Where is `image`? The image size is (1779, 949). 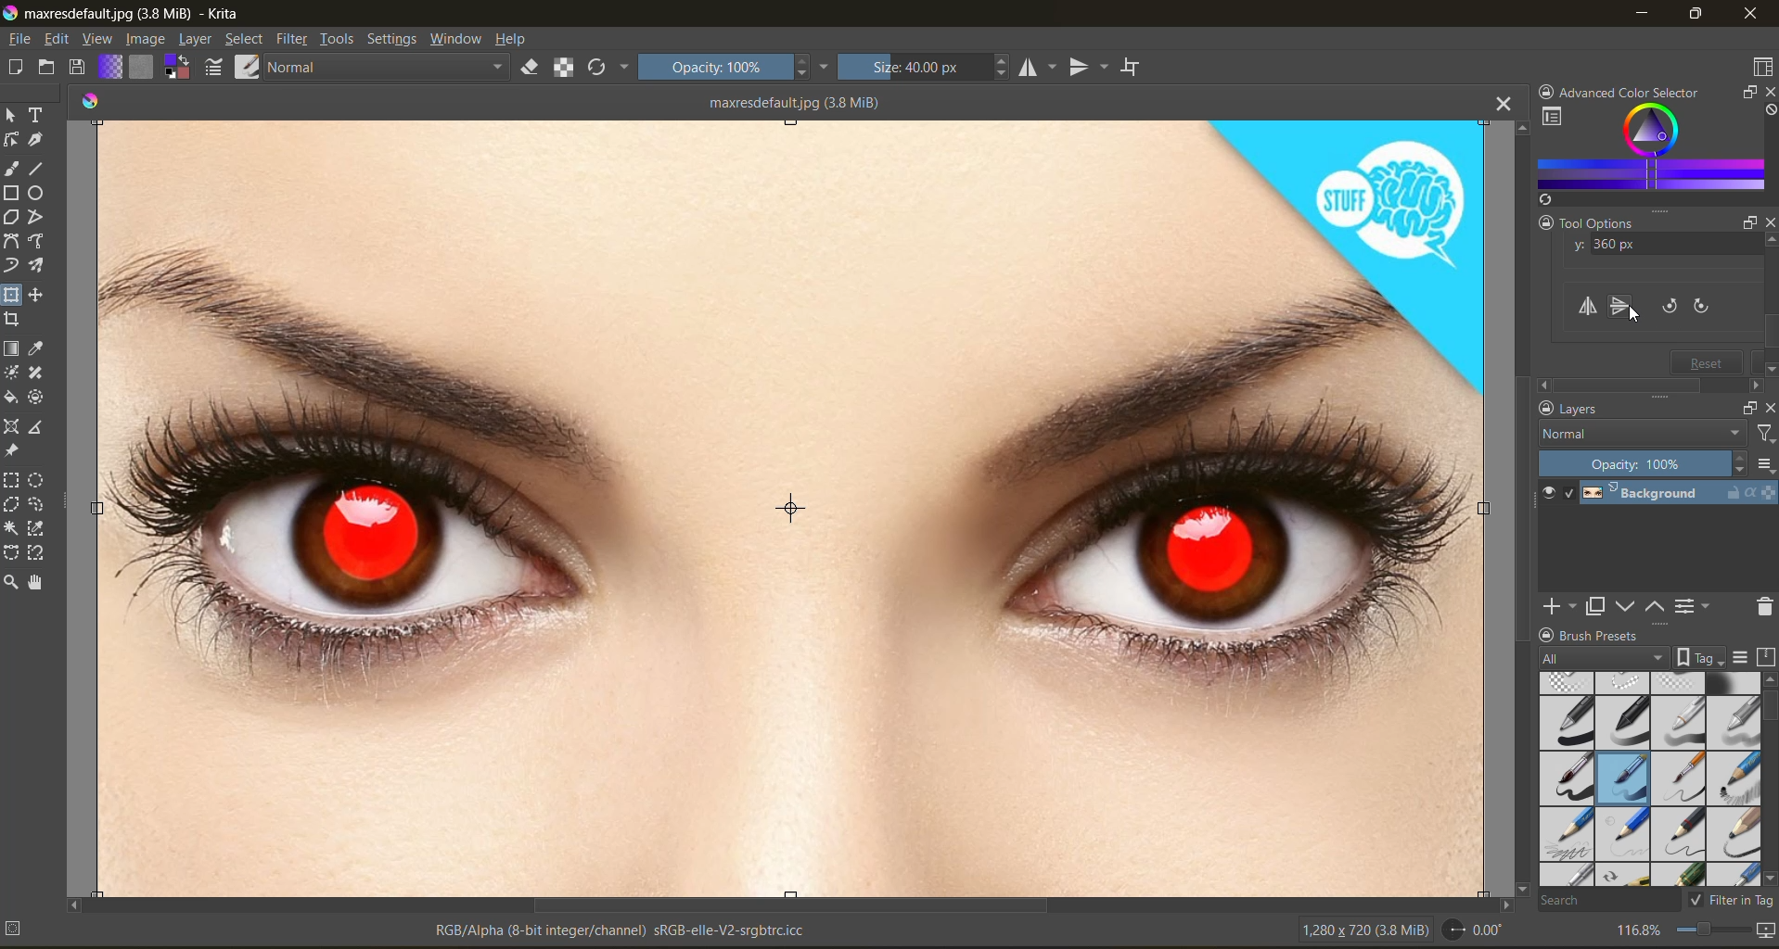 image is located at coordinates (146, 41).